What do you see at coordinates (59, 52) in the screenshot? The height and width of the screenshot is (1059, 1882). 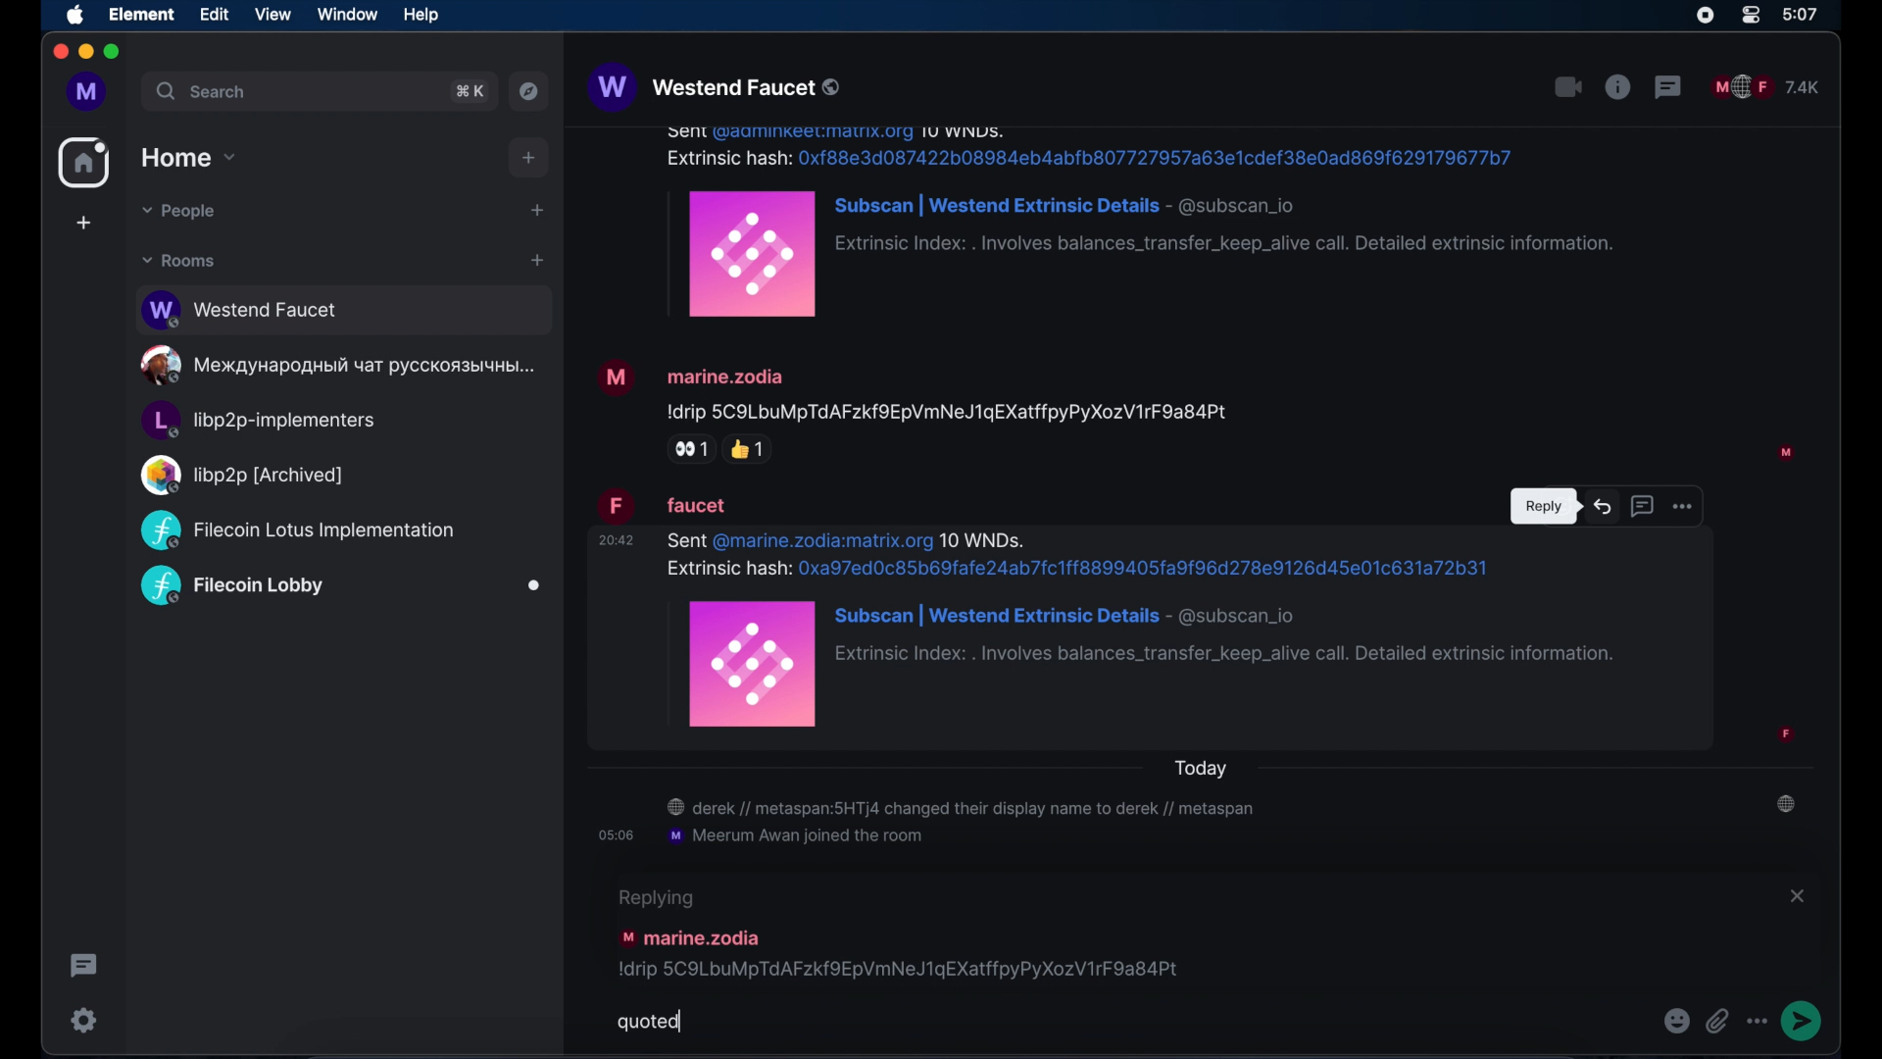 I see `close` at bounding box center [59, 52].